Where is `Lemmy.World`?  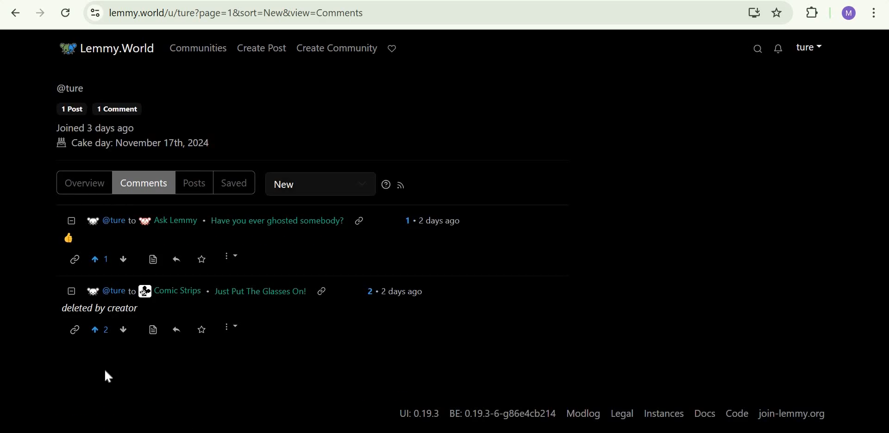
Lemmy.World is located at coordinates (104, 48).